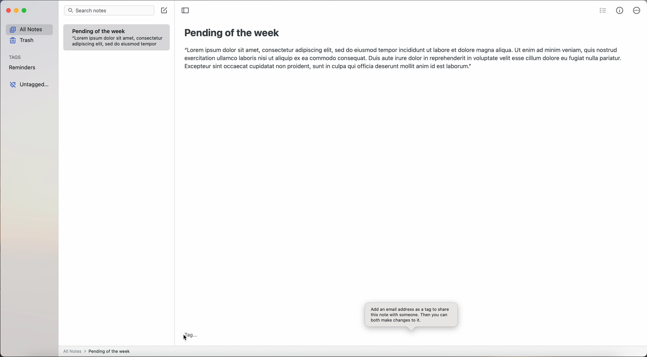  I want to click on “Lorem ipsum dolor sit amet, consectetur adipiscing elit, sed do eiusmod tempor incididunt ut labore et dolore magna aliqua. Ut enim ad minim veniam, quis nostrud
exercitation ullamco laboris nisi ut aliquip ex ea commodo consequat. Duis aute irure dolor in reprehenderit in voluptate velit esse cillum dolore eu fugiat nulla pariatur.
Excepteur sint occaecat cupidatat non proident, sunt in culpa qui officia deserunt mollit anim id est laborum.]|, so click(404, 59).